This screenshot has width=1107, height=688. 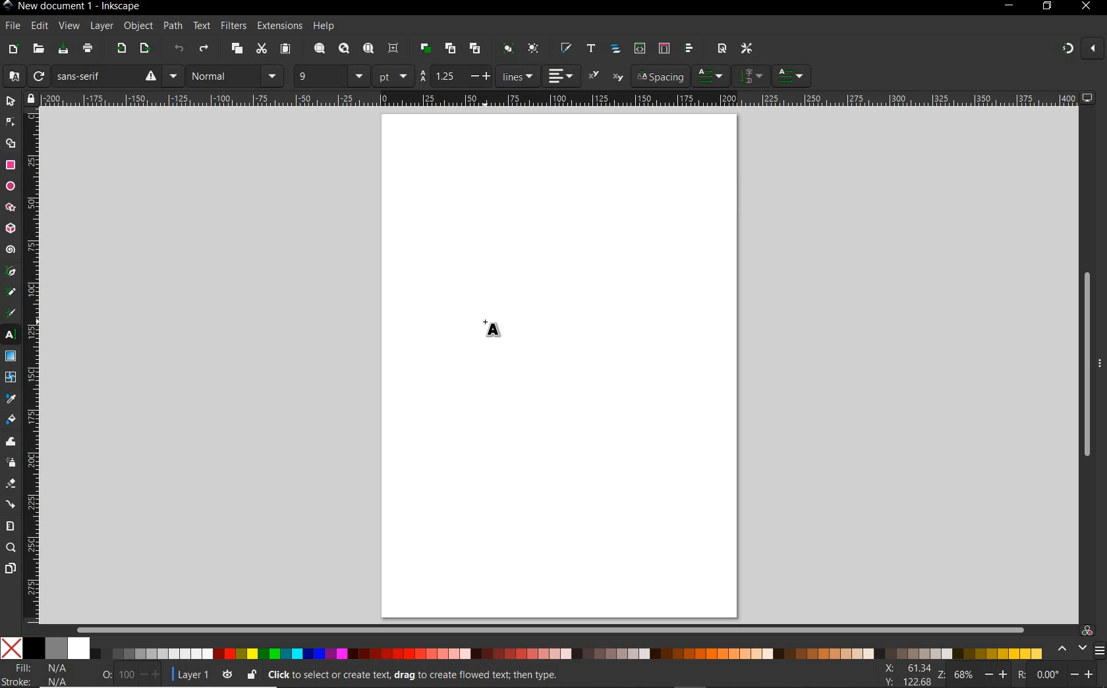 I want to click on scrollbar, so click(x=552, y=629).